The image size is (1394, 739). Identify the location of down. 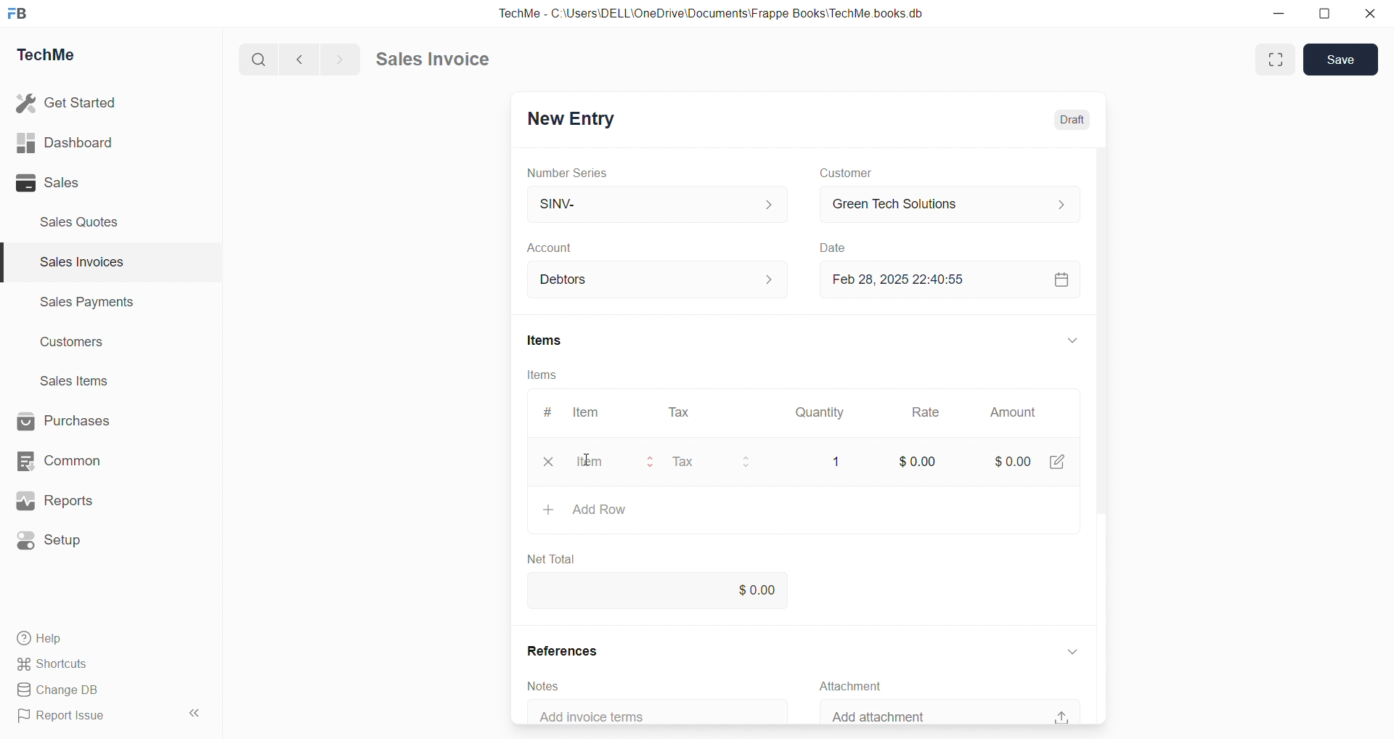
(1073, 340).